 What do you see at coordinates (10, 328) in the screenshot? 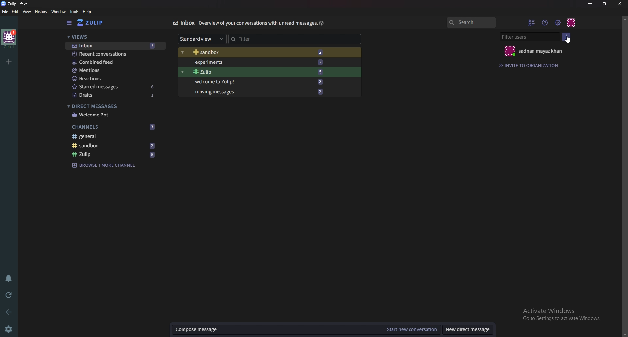
I see `Settings` at bounding box center [10, 328].